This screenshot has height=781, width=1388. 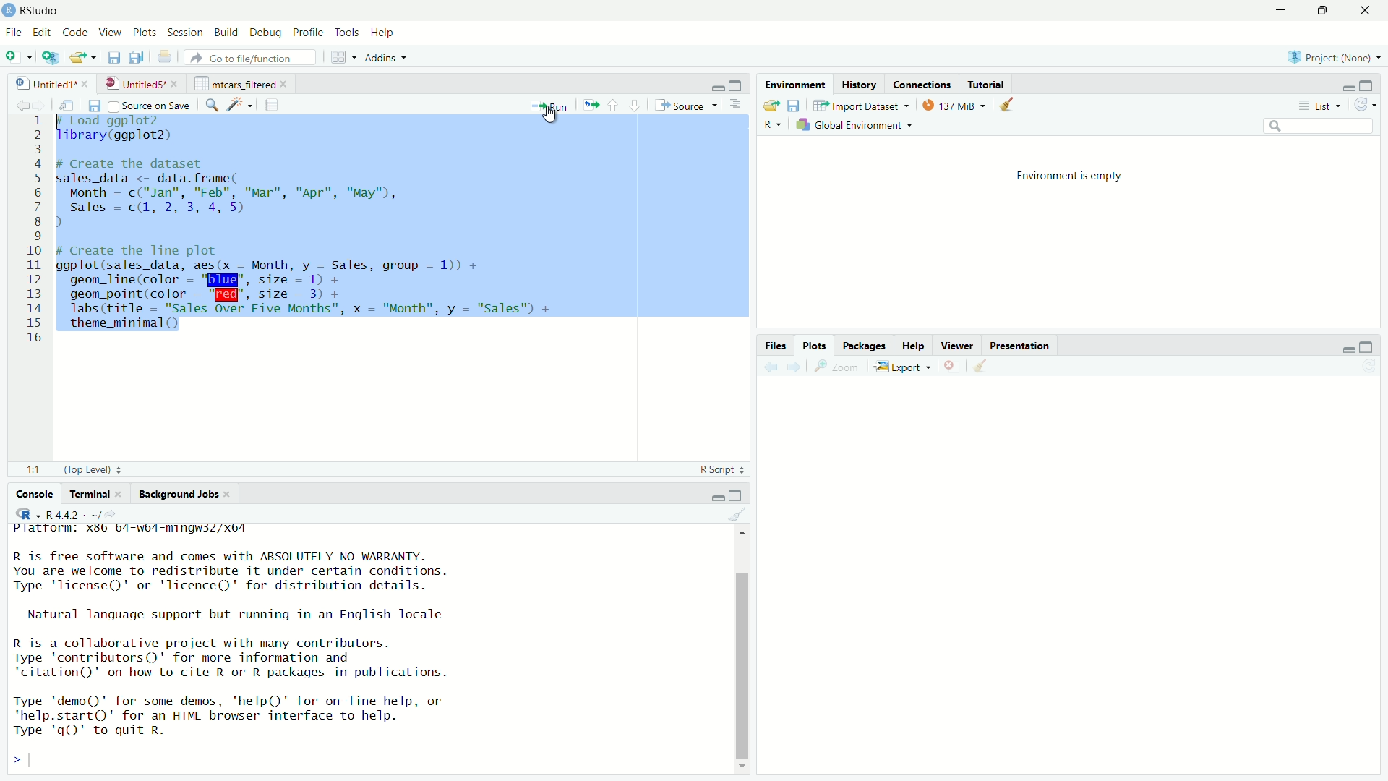 What do you see at coordinates (27, 513) in the screenshot?
I see `R` at bounding box center [27, 513].